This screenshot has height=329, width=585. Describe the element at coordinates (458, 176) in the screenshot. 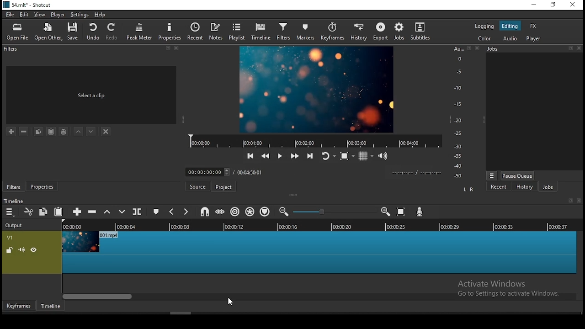

I see `-50` at that location.